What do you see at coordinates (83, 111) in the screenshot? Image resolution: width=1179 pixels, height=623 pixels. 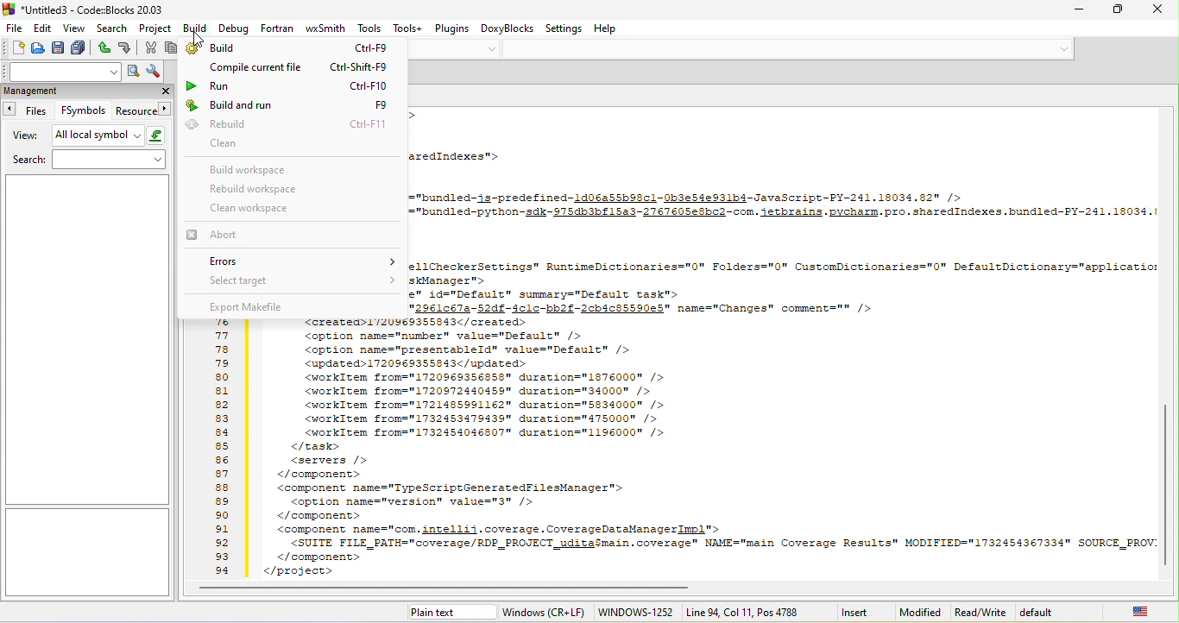 I see `fsymbols` at bounding box center [83, 111].